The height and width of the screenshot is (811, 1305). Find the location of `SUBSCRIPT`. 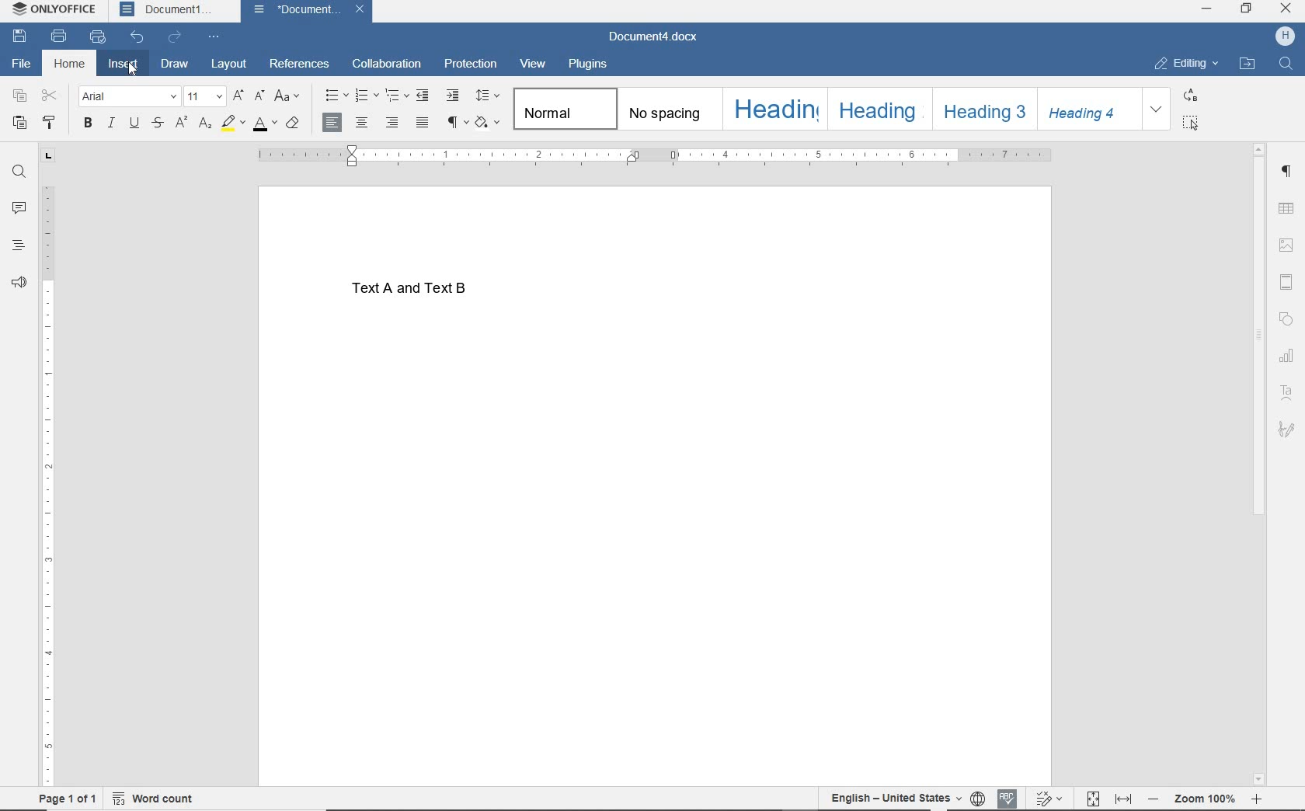

SUBSCRIPT is located at coordinates (204, 124).